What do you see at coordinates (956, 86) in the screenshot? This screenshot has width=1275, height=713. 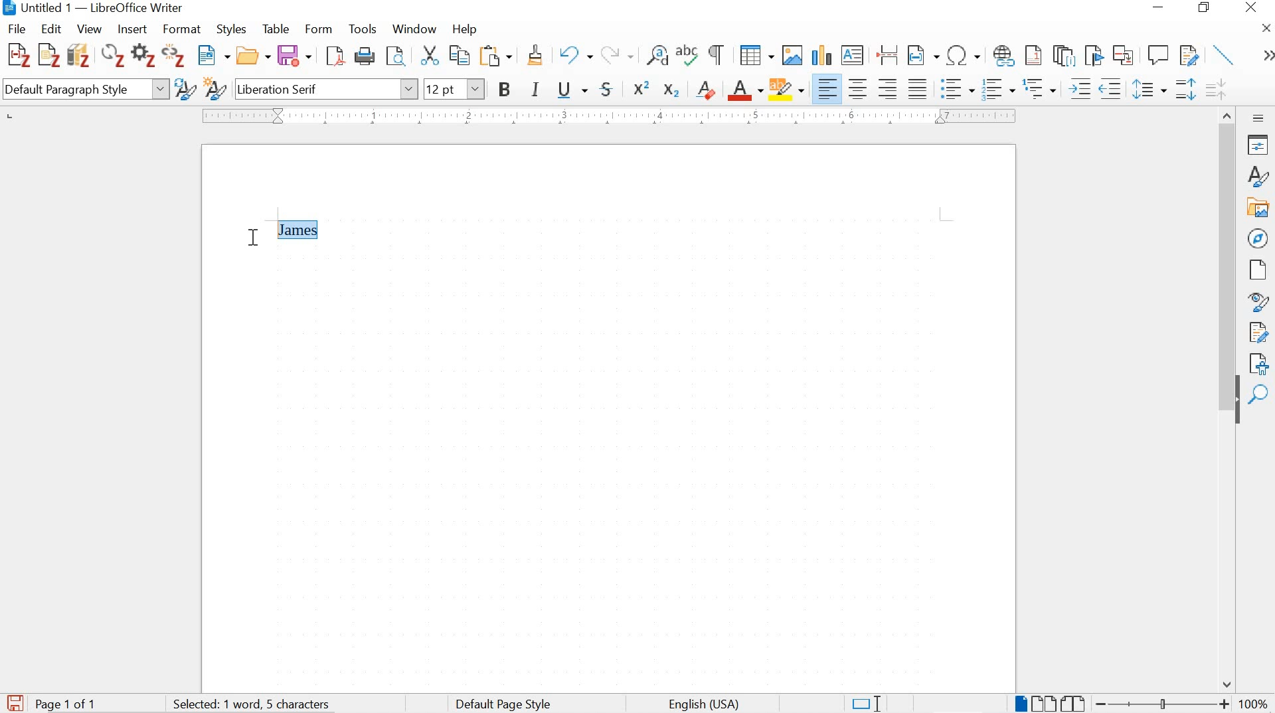 I see `Toggle unorder list` at bounding box center [956, 86].